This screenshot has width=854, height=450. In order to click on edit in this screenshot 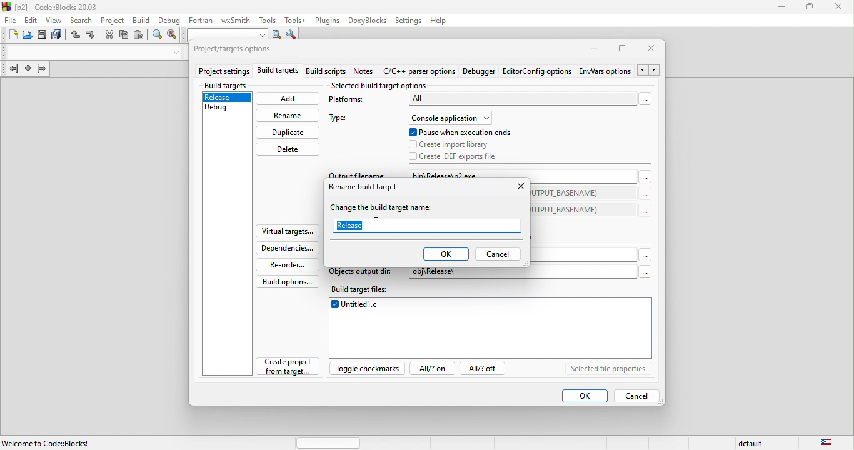, I will do `click(31, 20)`.